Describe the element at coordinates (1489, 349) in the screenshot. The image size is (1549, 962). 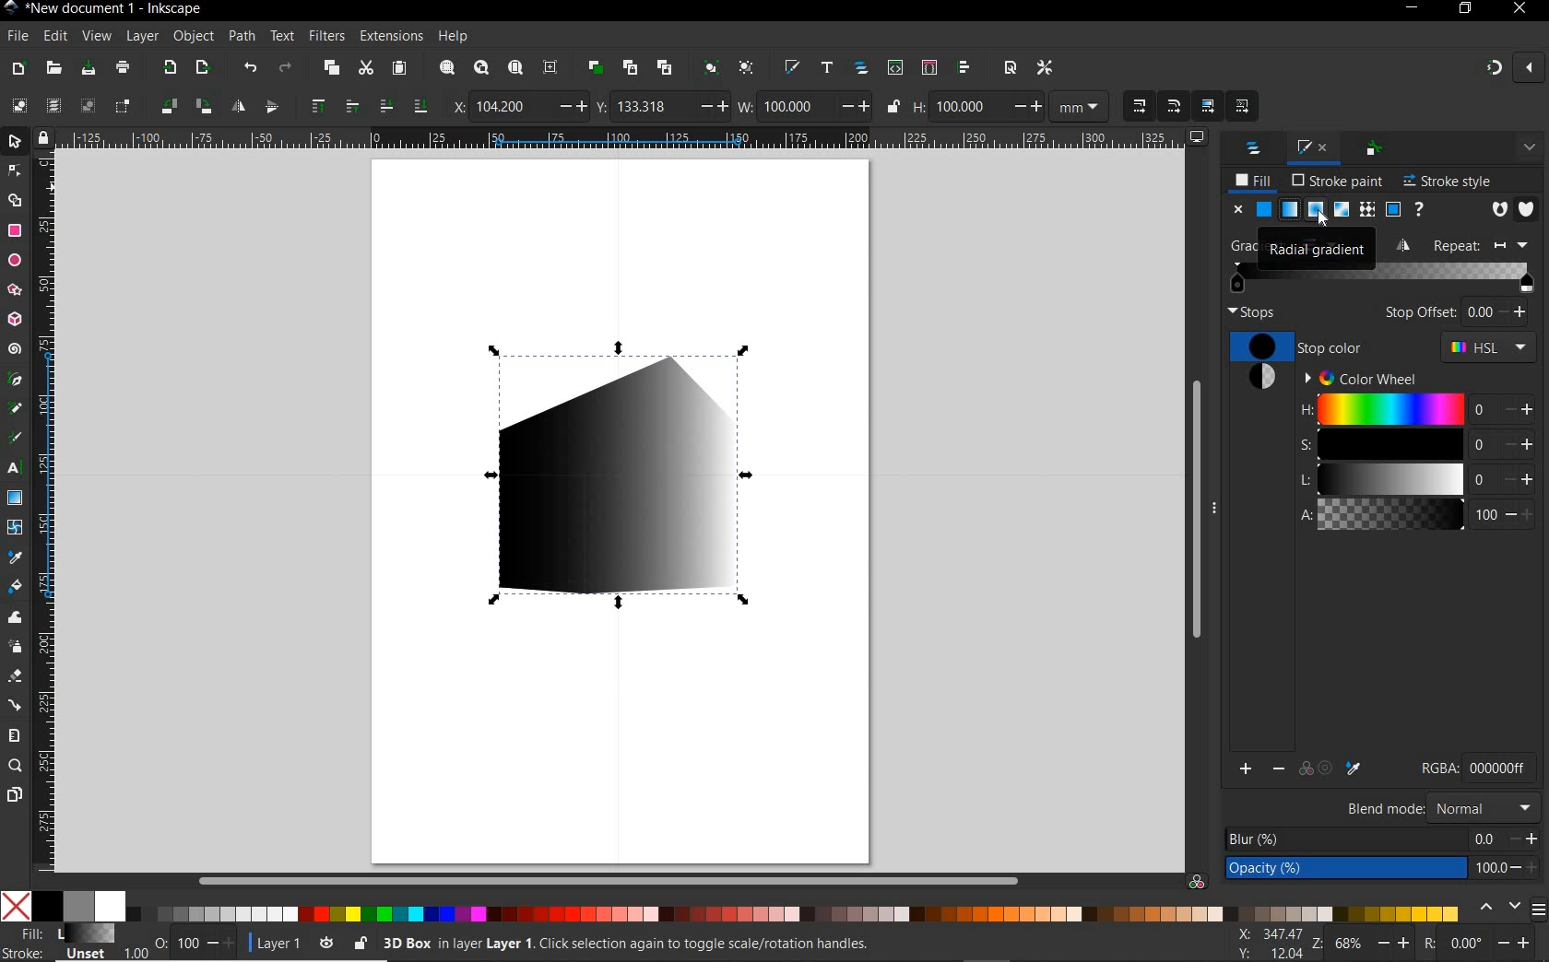
I see `HSL` at that location.